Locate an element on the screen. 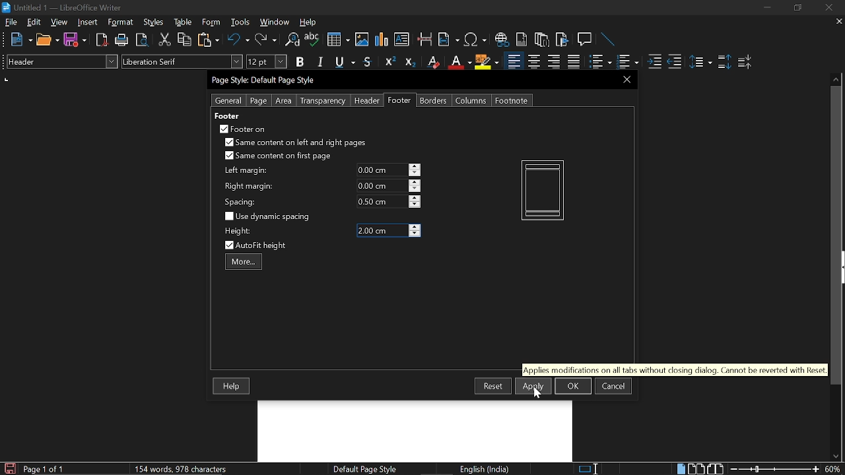 This screenshot has width=845, height=475.  language is located at coordinates (486, 469).